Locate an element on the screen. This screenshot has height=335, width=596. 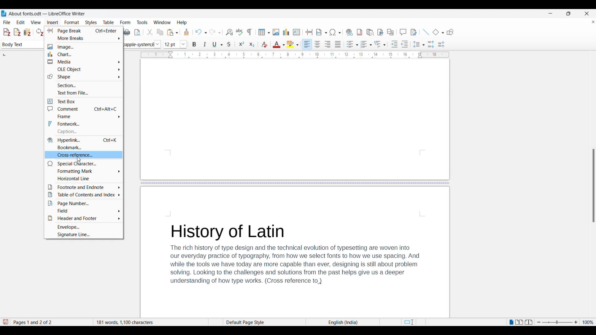
Insert hyperlink is located at coordinates (349, 32).